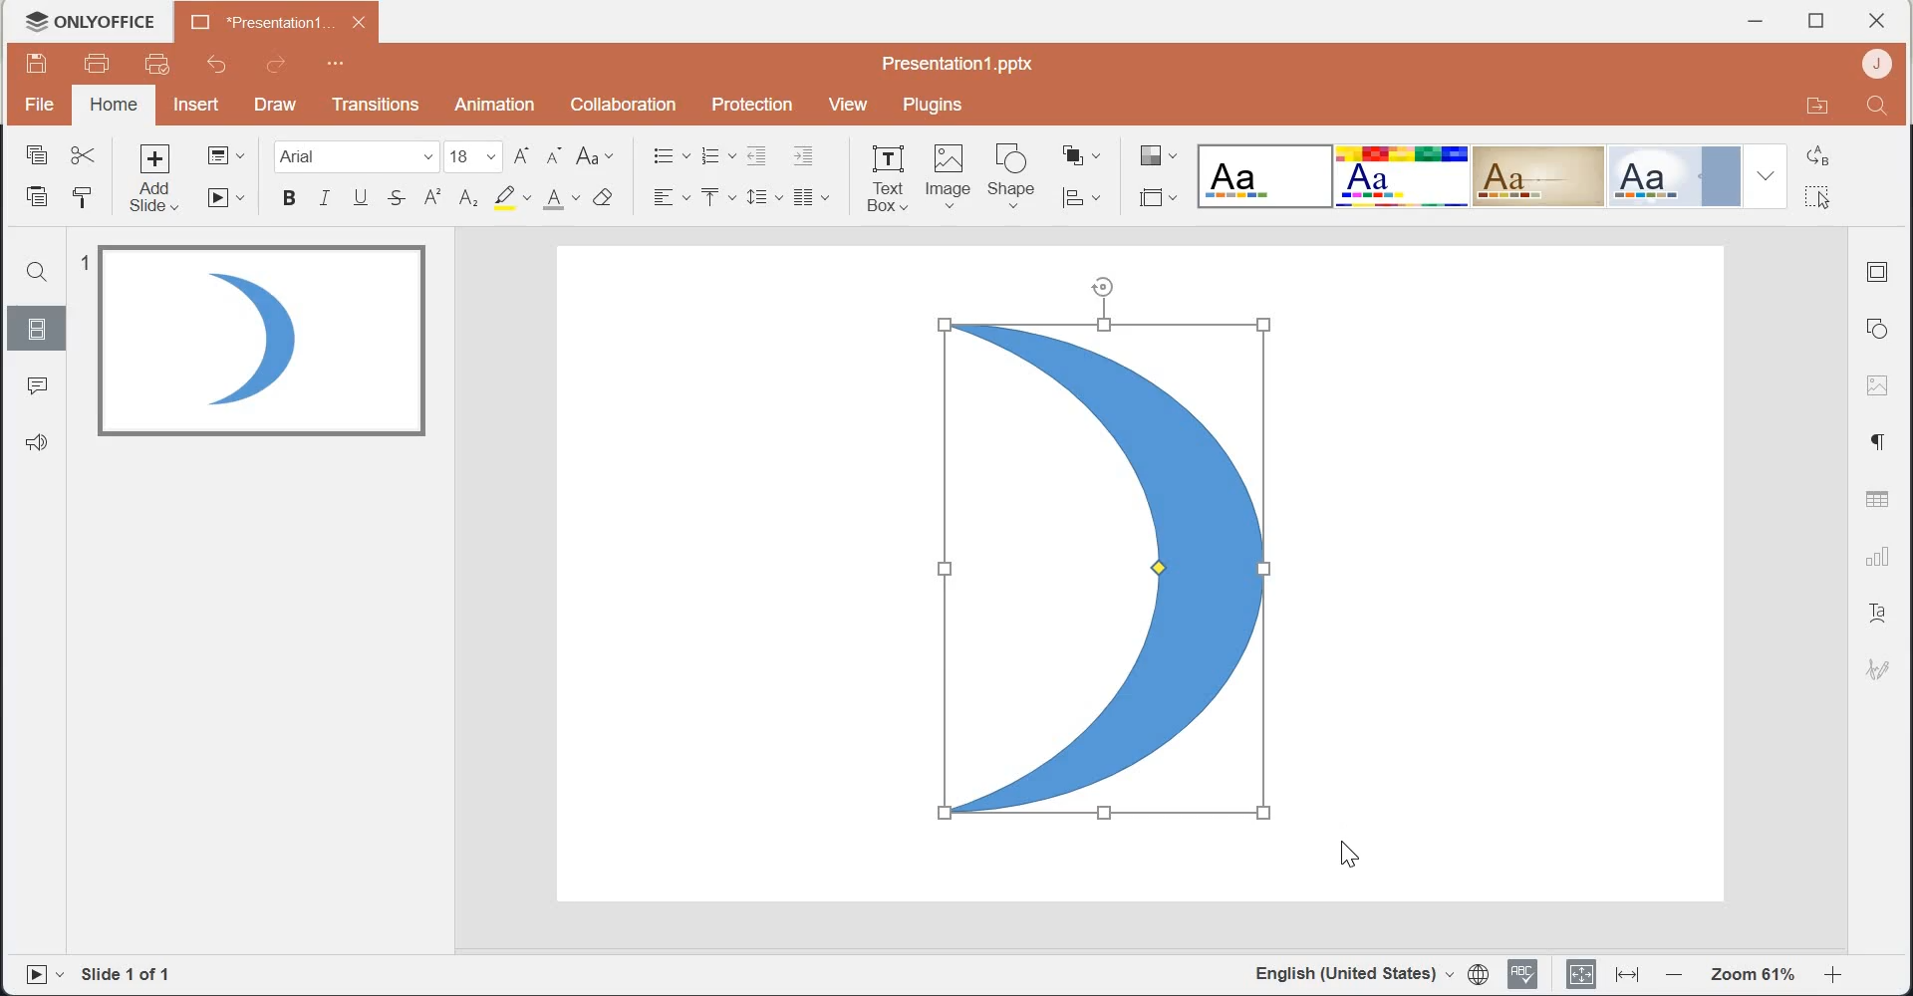 This screenshot has width=1913, height=996. I want to click on Italic, so click(327, 198).